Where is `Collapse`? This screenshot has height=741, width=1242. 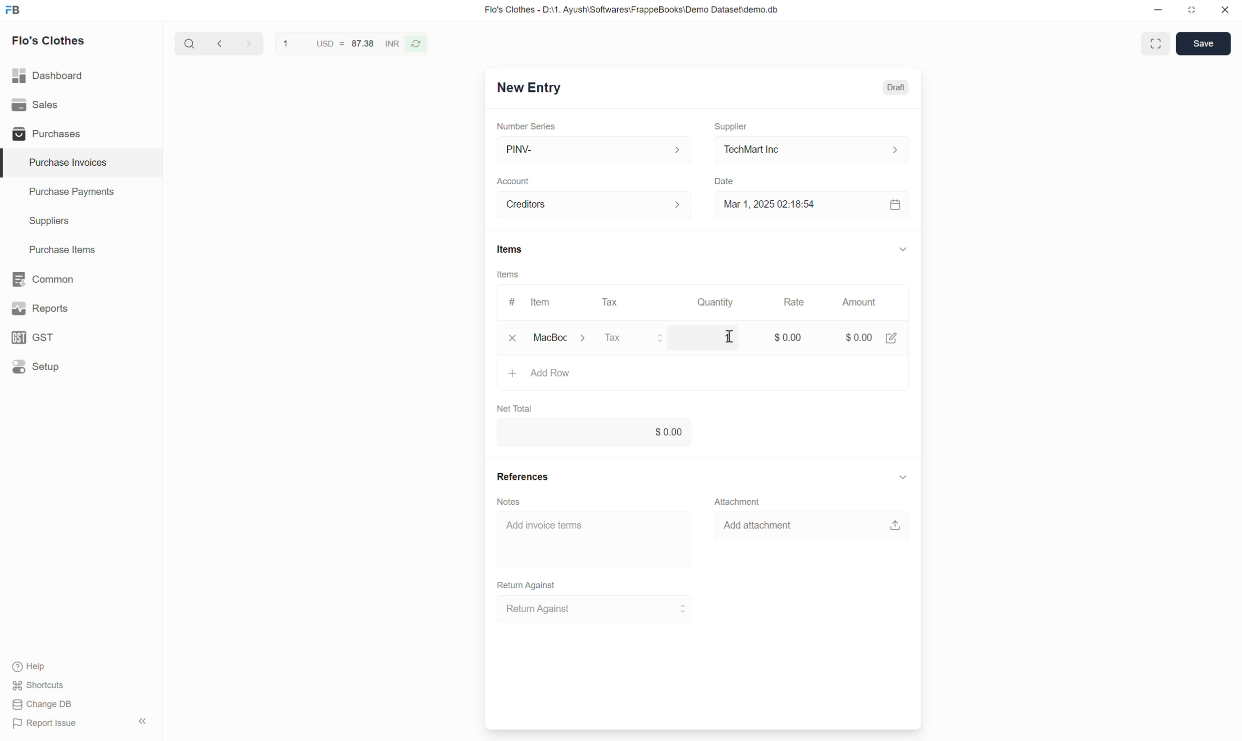 Collapse is located at coordinates (142, 721).